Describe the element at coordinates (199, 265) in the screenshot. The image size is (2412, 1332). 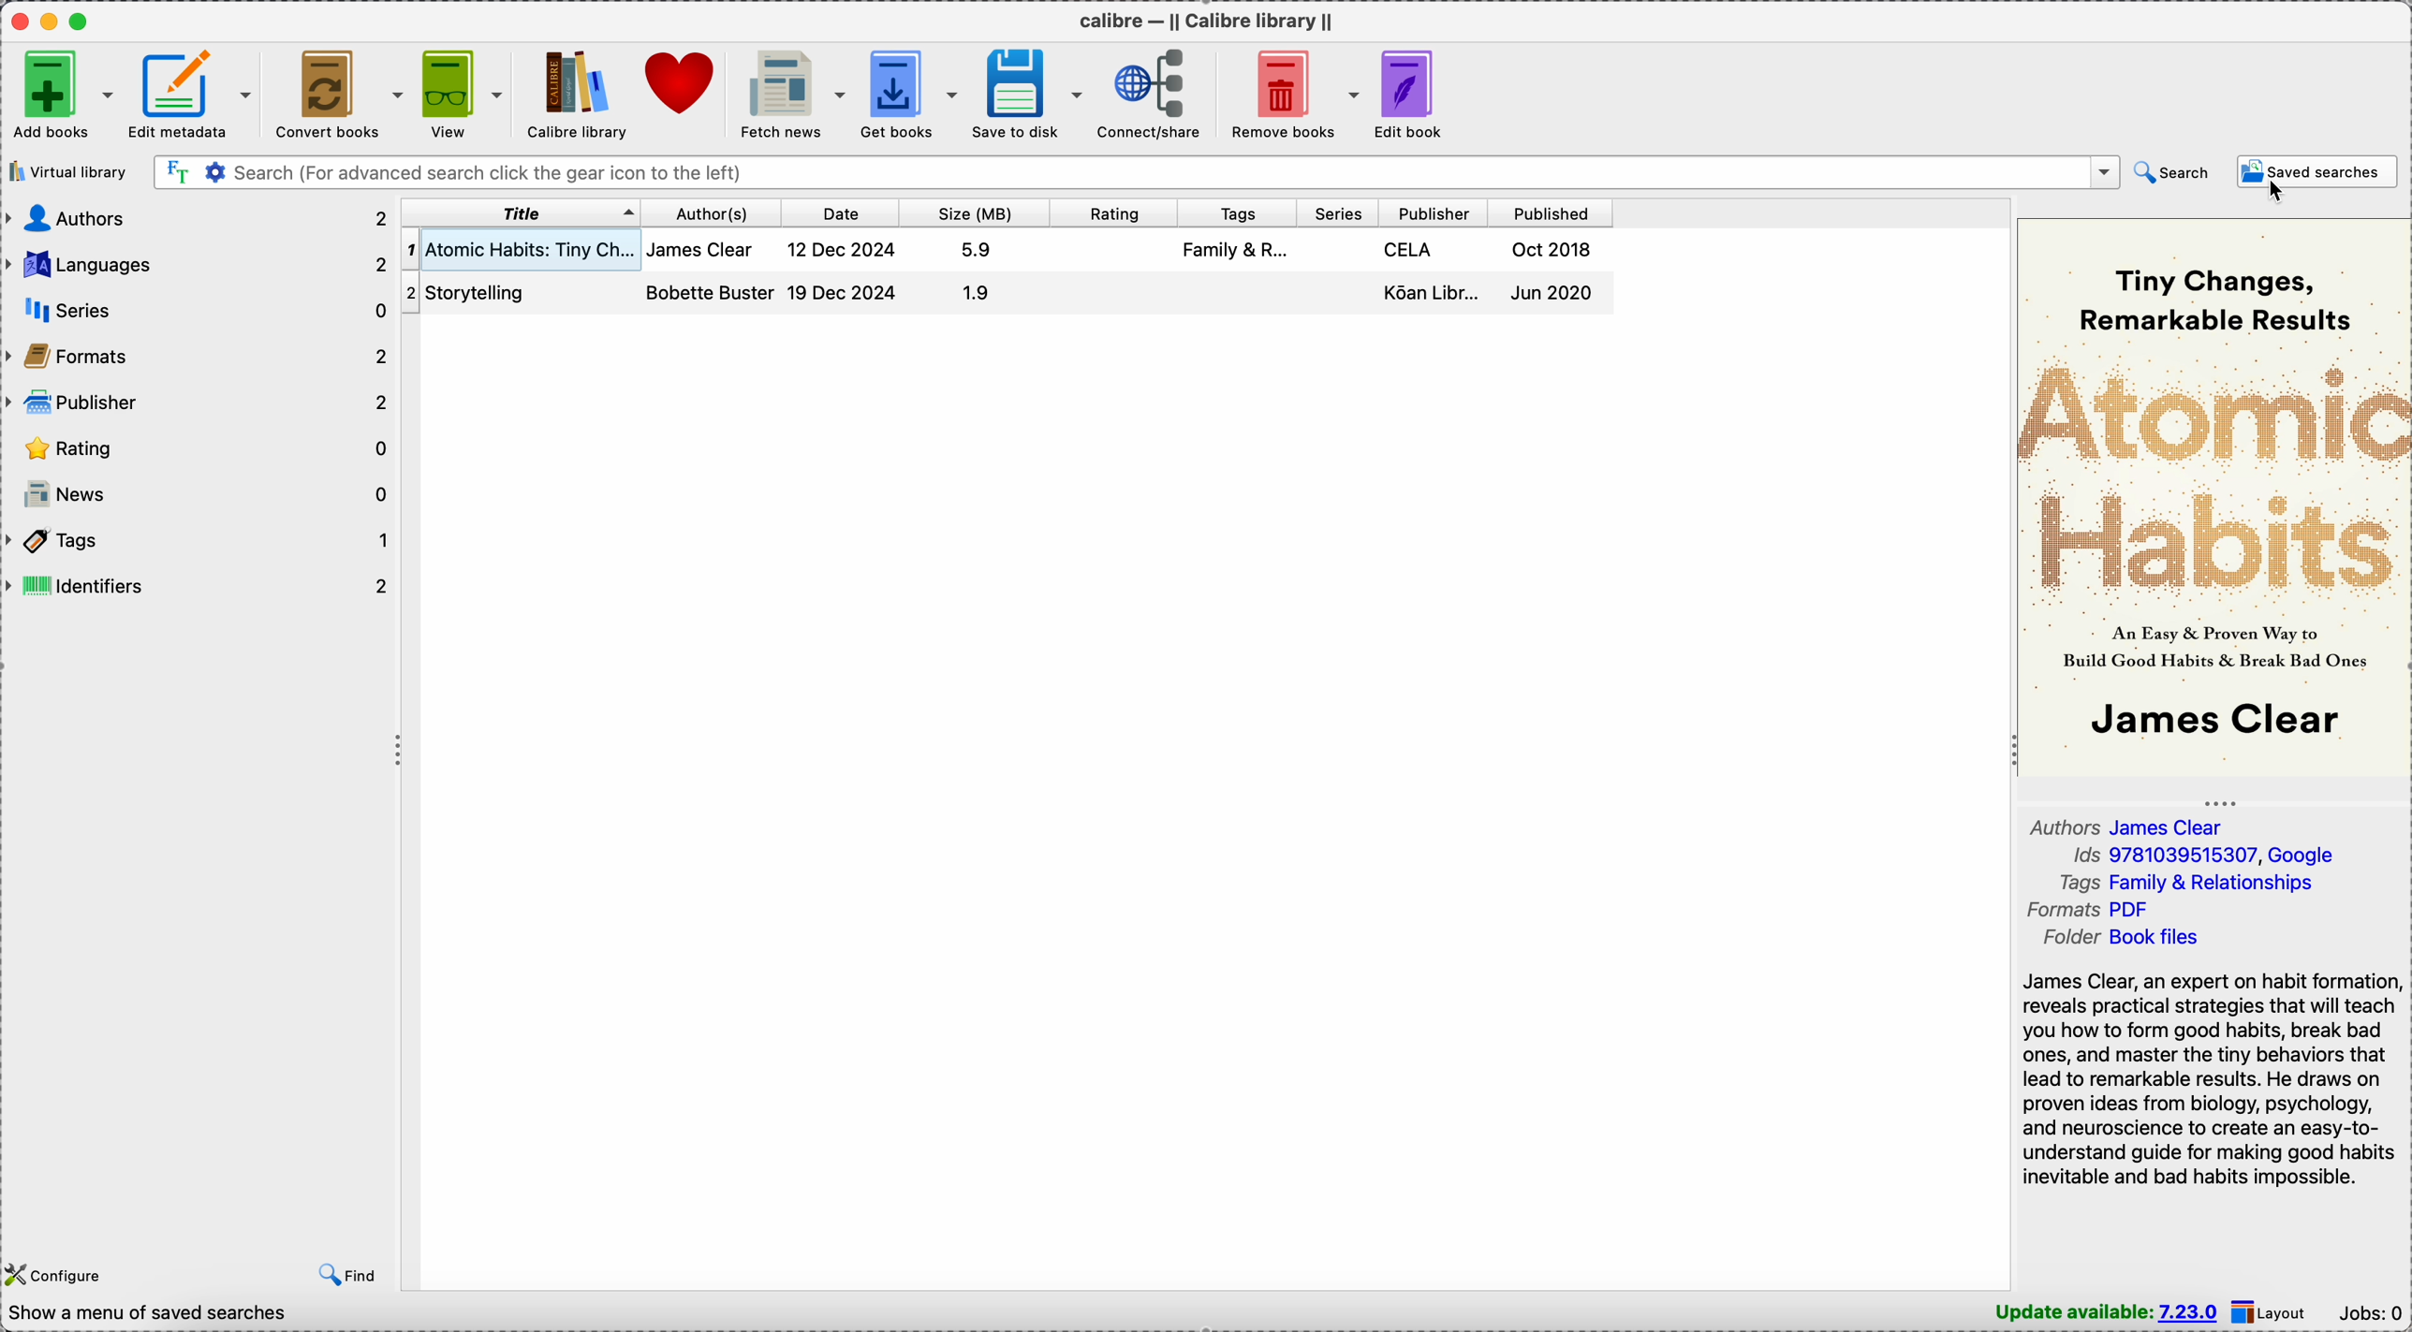
I see `language` at that location.